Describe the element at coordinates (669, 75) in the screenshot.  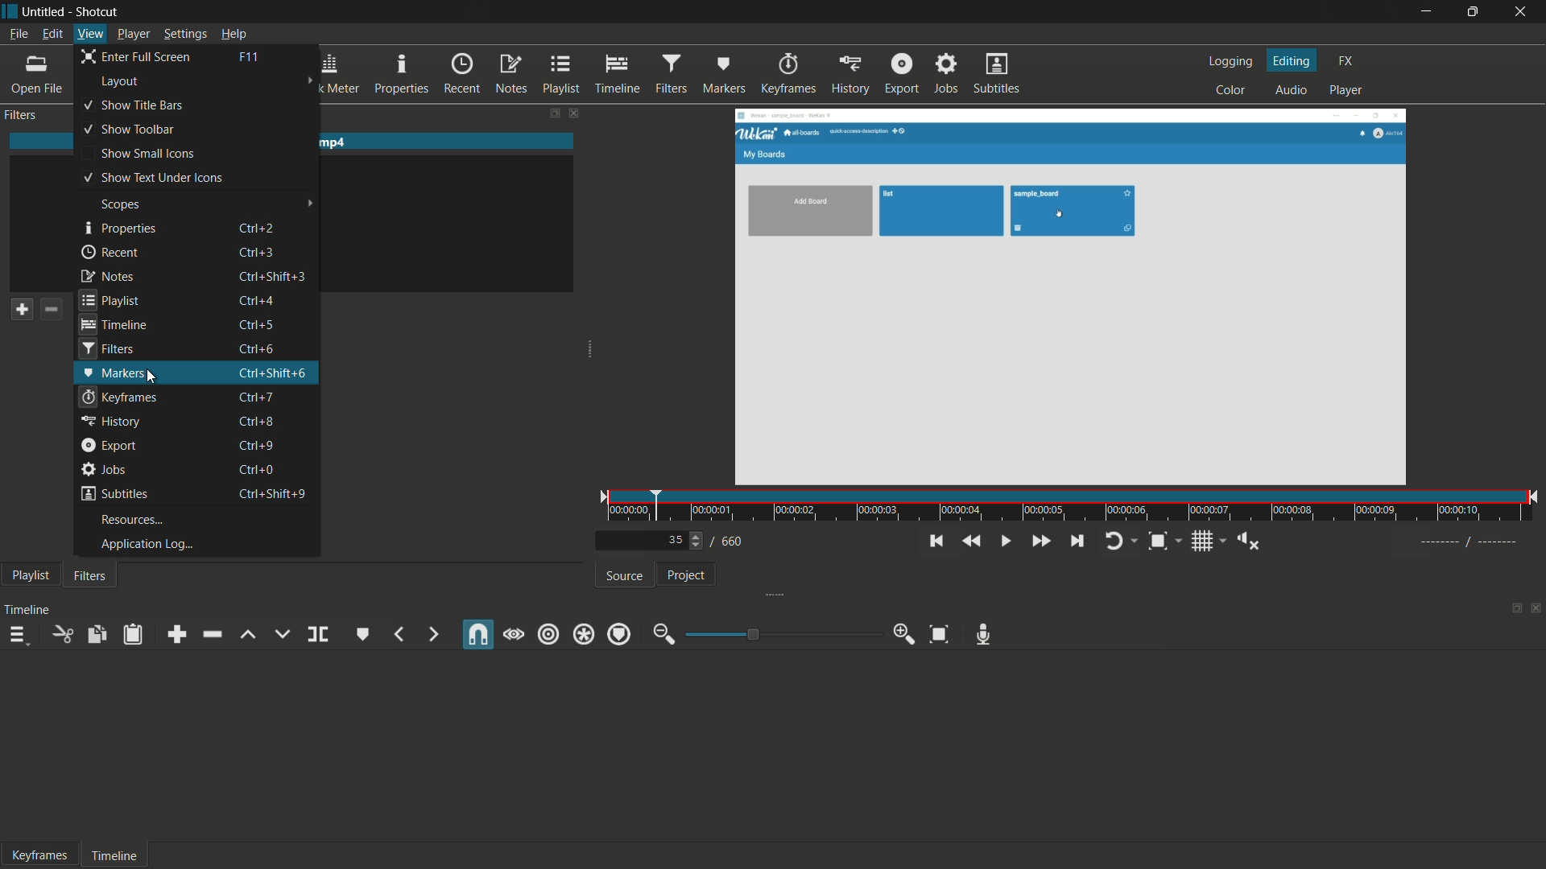
I see `filters` at that location.